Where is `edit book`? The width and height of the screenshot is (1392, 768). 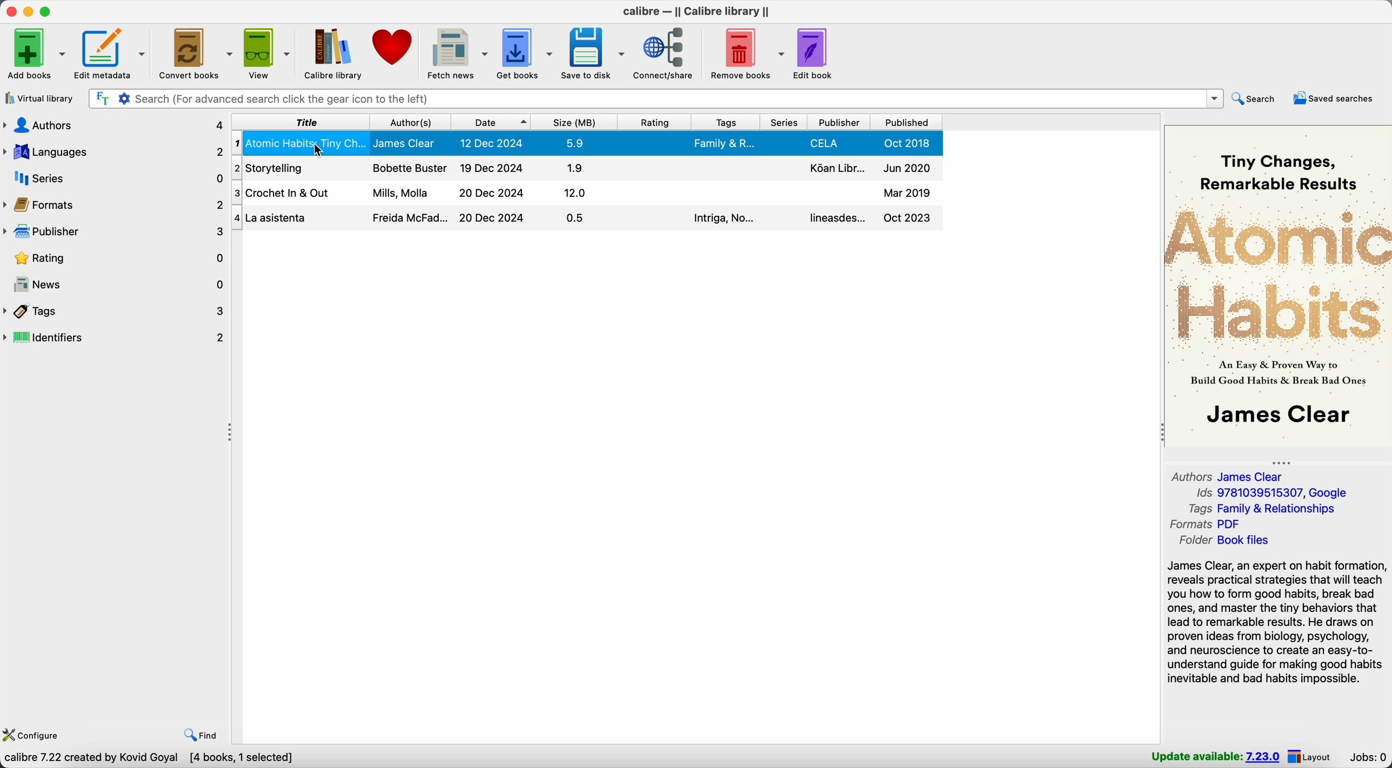 edit book is located at coordinates (815, 53).